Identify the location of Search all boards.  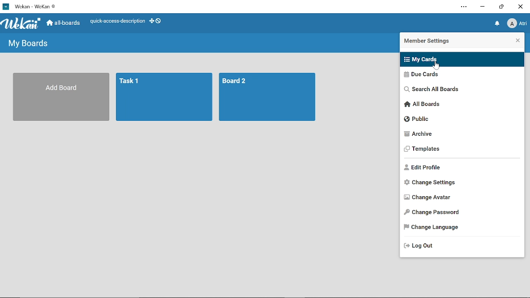
(460, 90).